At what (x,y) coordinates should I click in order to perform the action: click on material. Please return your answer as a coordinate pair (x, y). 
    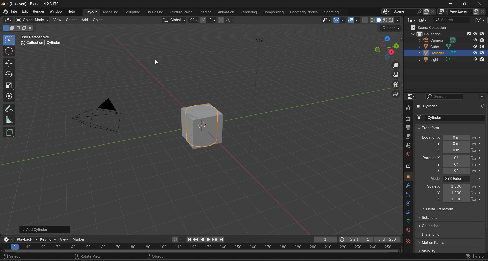
    Looking at the image, I should click on (408, 230).